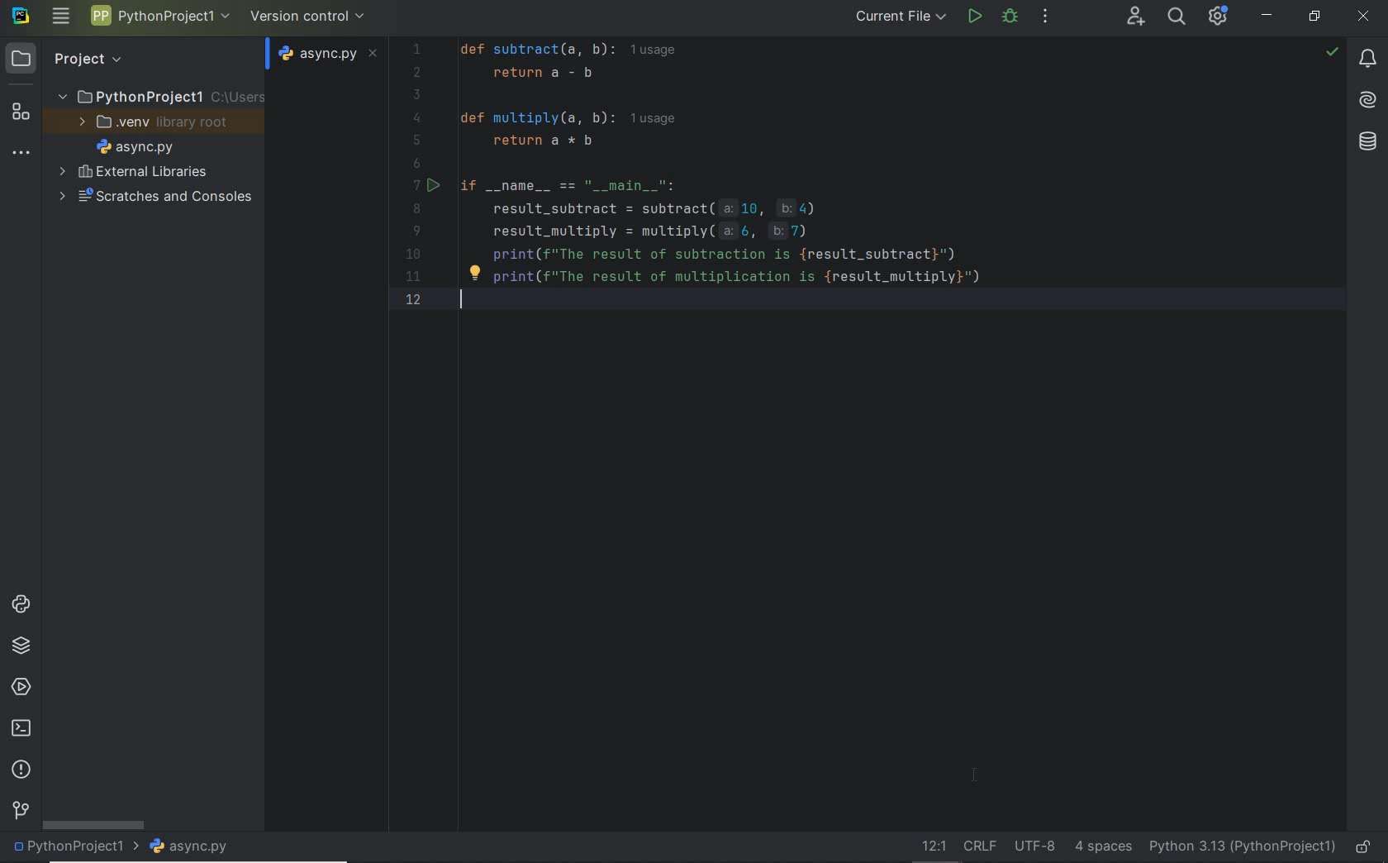 The image size is (1388, 863). What do you see at coordinates (1176, 19) in the screenshot?
I see `Search Everywhere` at bounding box center [1176, 19].